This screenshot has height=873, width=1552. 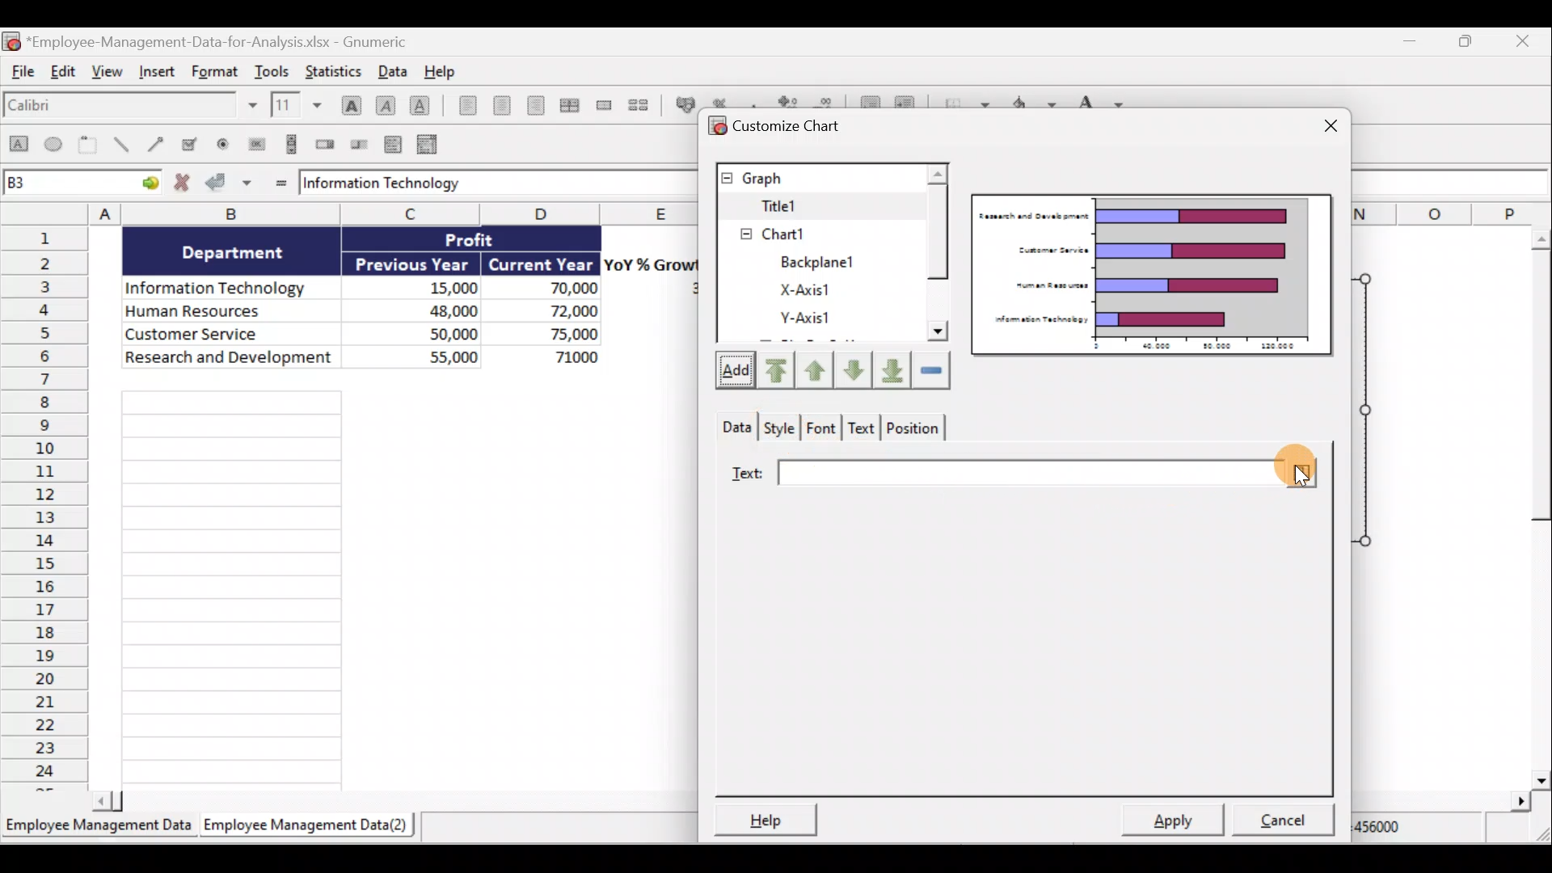 What do you see at coordinates (1151, 278) in the screenshot?
I see `Chart preview` at bounding box center [1151, 278].